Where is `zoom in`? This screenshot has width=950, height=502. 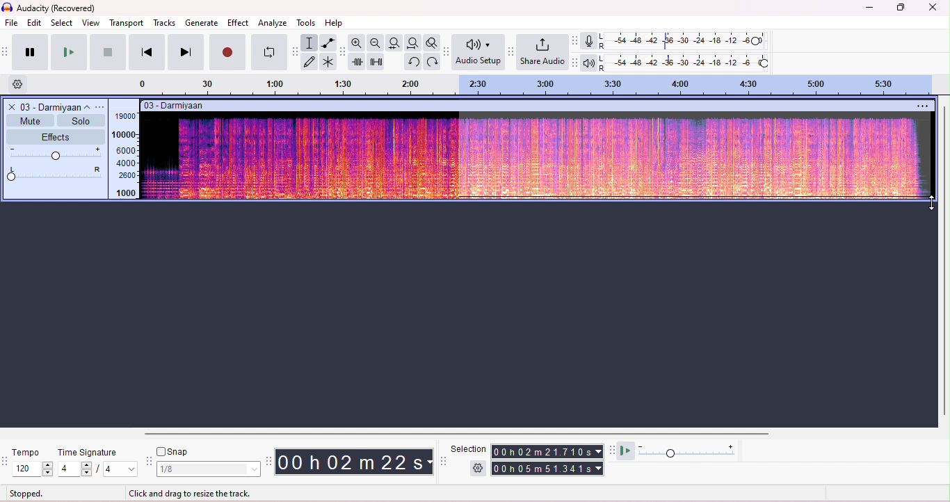 zoom in is located at coordinates (358, 43).